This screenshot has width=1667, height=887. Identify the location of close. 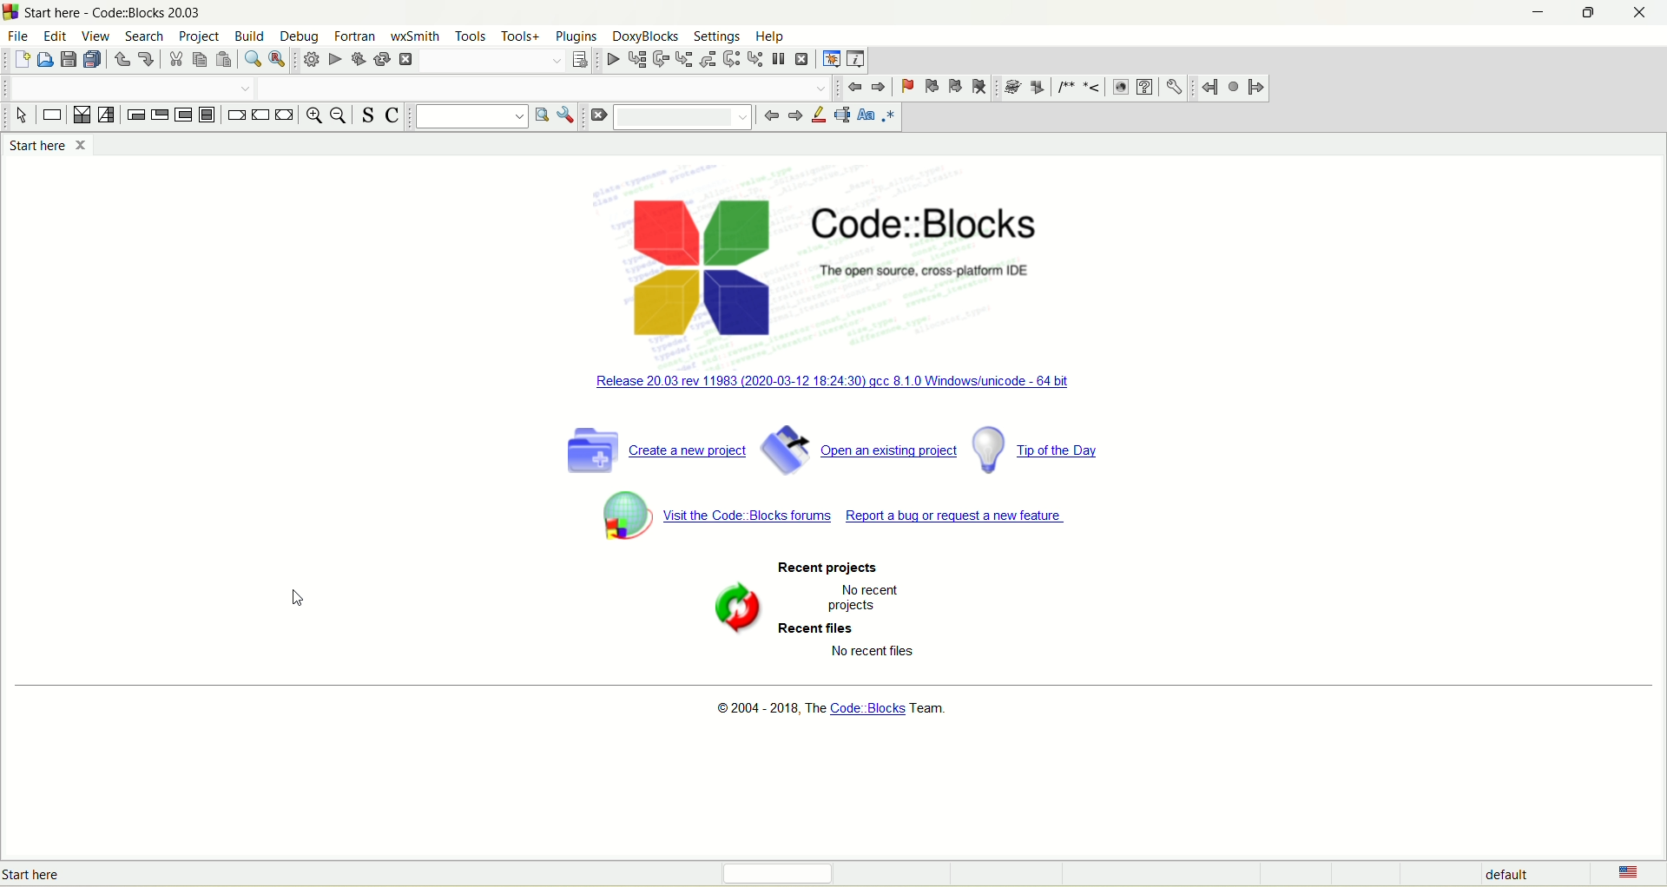
(1644, 16).